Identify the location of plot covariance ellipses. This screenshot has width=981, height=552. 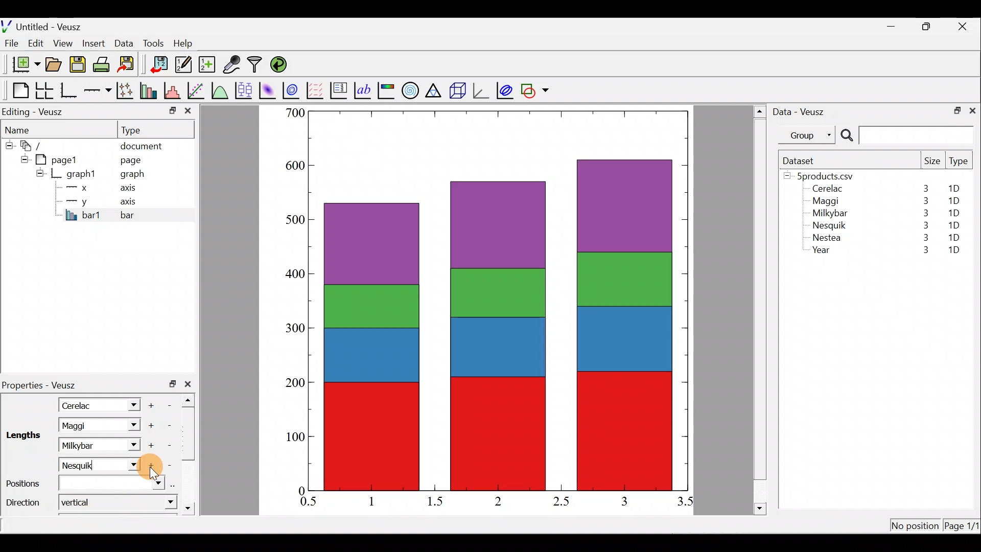
(506, 89).